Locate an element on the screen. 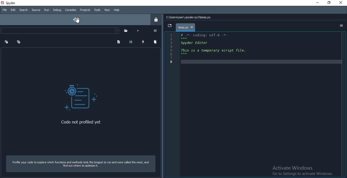  Minimise is located at coordinates (315, 3).